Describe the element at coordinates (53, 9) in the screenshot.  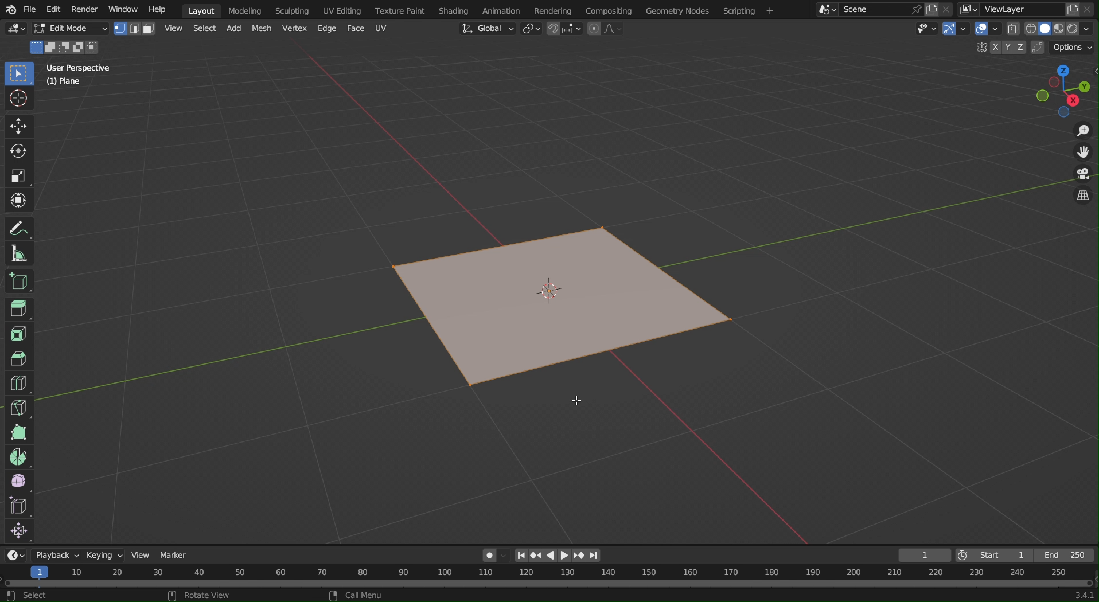
I see `Edit` at that location.